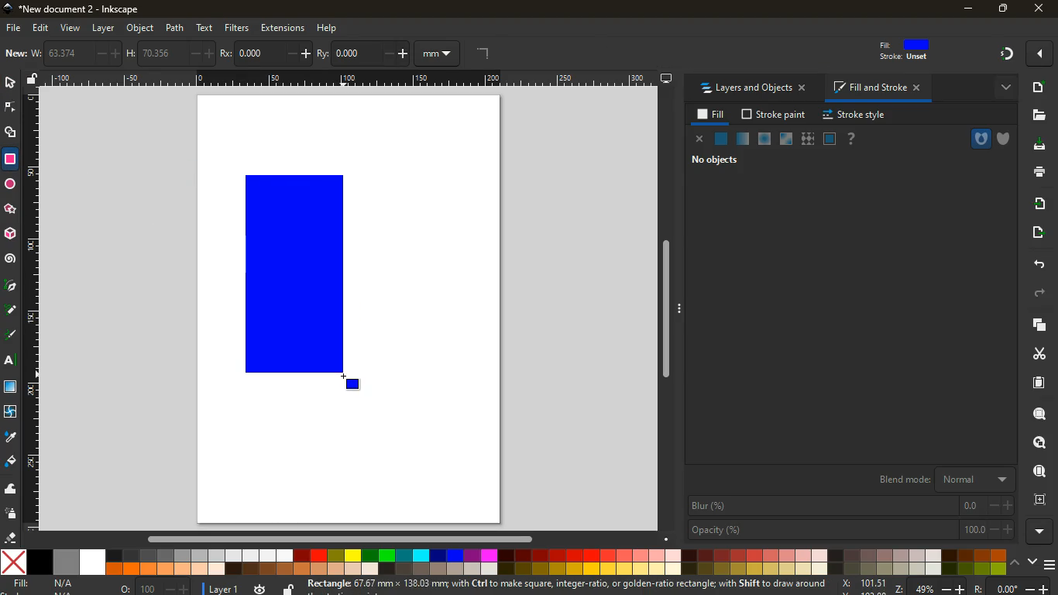  I want to click on fill, so click(711, 117).